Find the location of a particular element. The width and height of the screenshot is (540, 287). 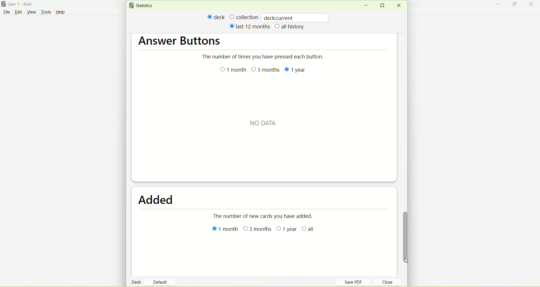

deck is located at coordinates (137, 282).